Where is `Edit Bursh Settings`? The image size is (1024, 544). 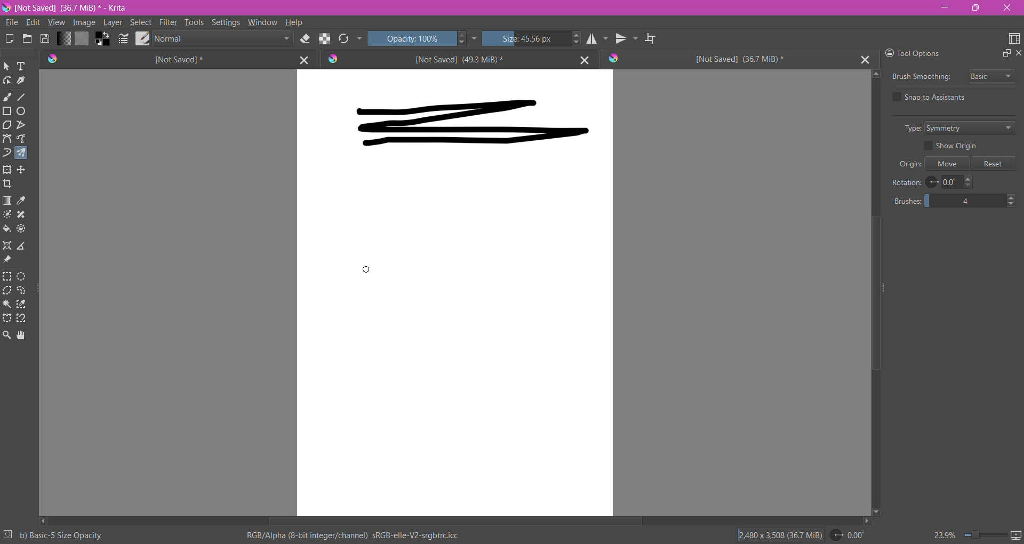
Edit Bursh Settings is located at coordinates (123, 39).